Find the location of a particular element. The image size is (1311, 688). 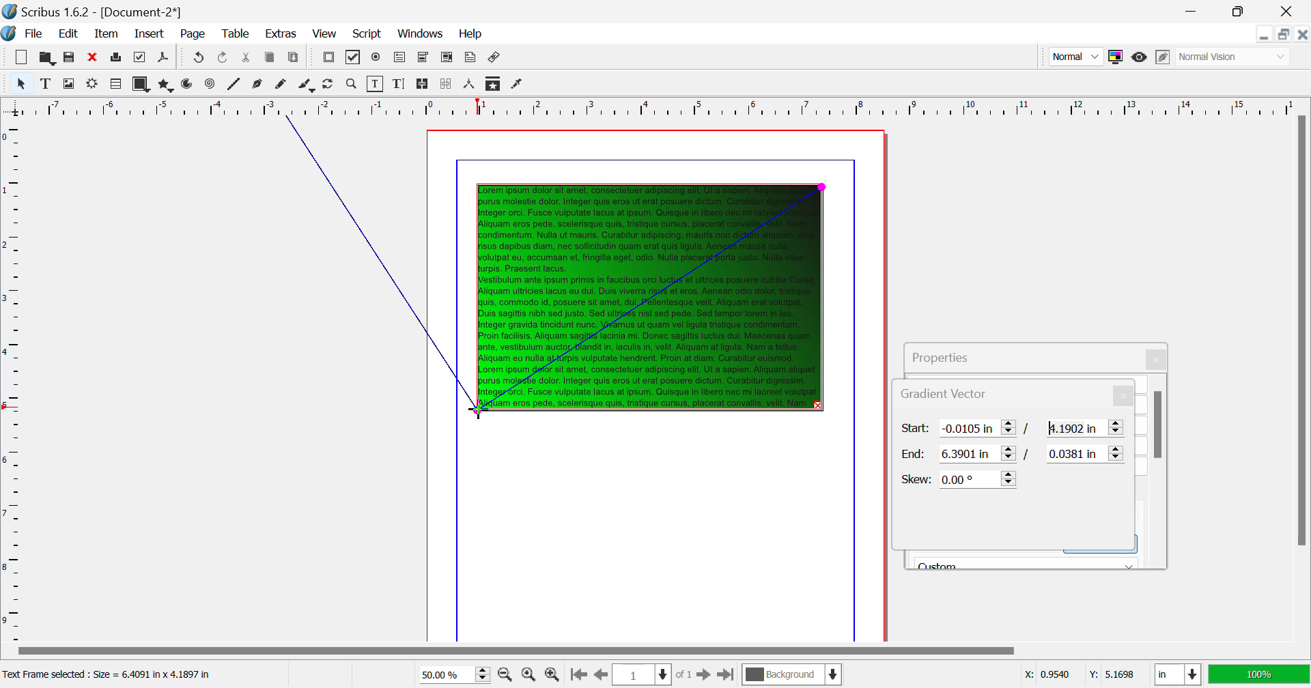

Zoom is located at coordinates (352, 84).